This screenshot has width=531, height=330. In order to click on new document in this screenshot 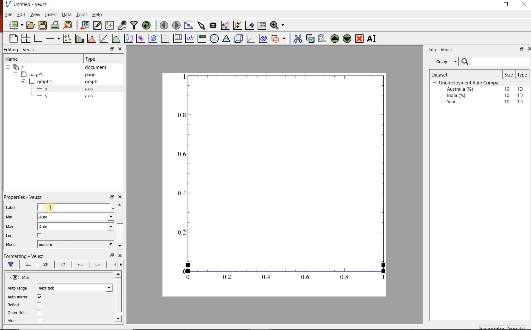, I will do `click(16, 25)`.